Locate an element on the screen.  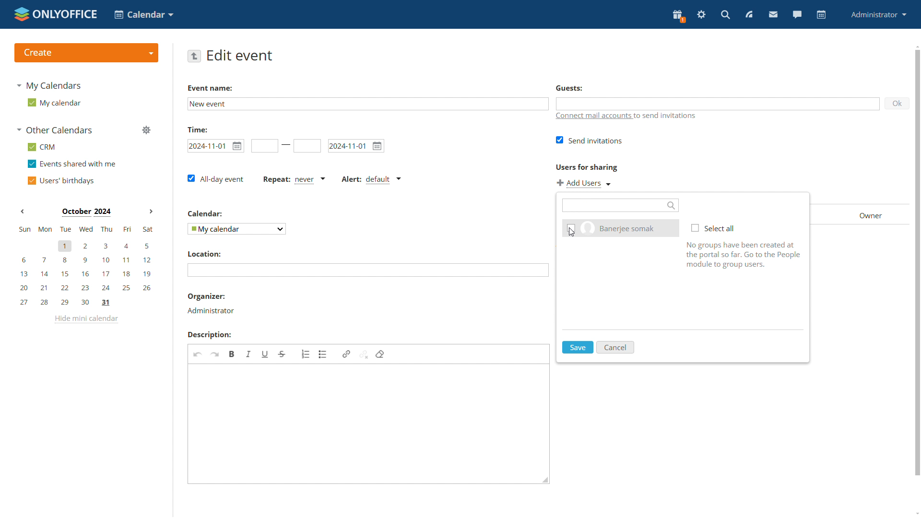
all-day event checkbox is located at coordinates (216, 177).